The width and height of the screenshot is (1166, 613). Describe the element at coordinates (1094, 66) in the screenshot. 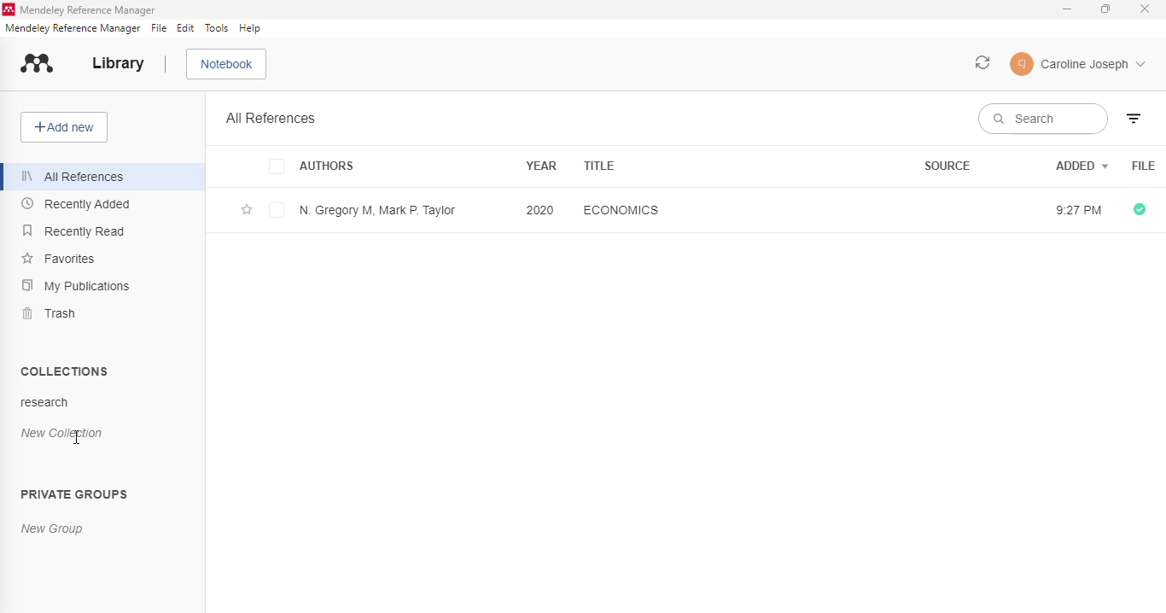

I see `Caroline Joseph` at that location.